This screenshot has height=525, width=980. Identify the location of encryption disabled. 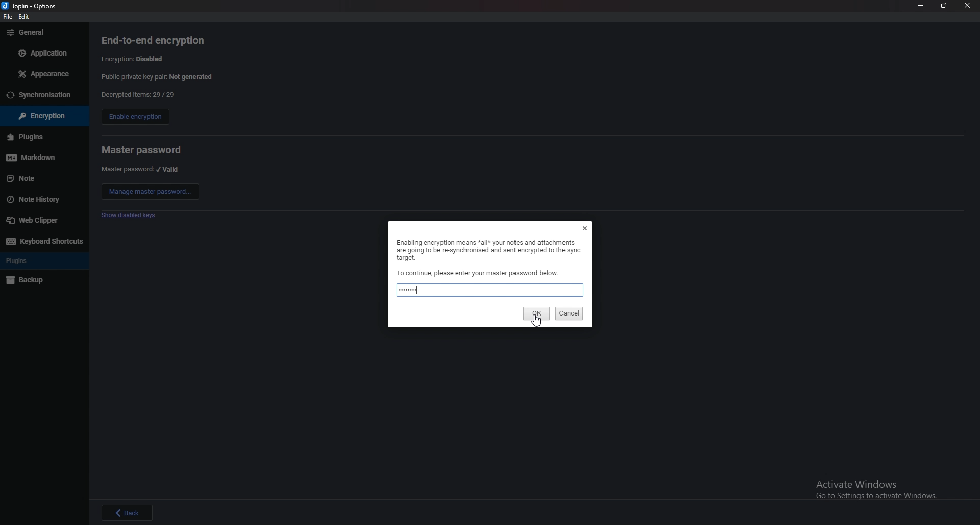
(135, 59).